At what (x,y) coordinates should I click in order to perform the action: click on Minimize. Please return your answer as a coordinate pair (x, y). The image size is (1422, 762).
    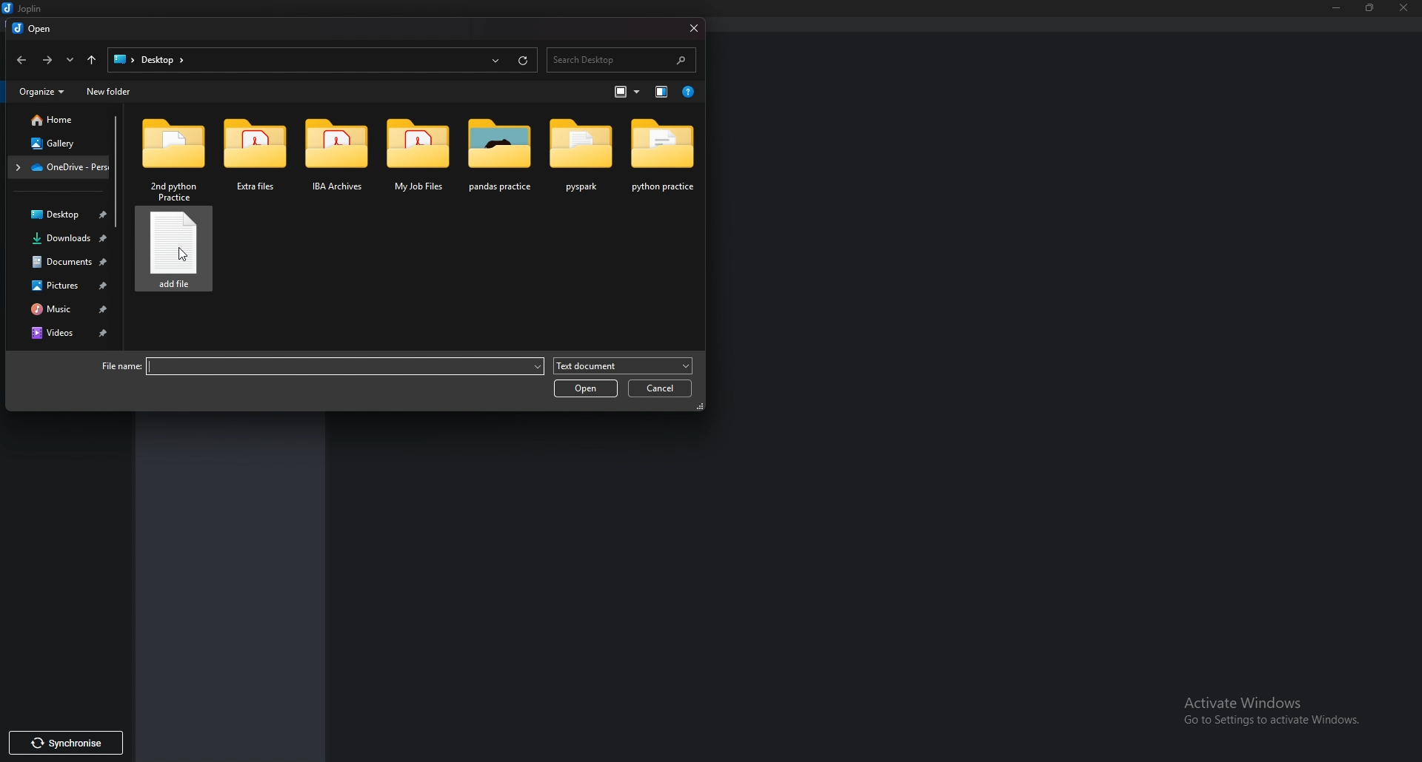
    Looking at the image, I should click on (1339, 7).